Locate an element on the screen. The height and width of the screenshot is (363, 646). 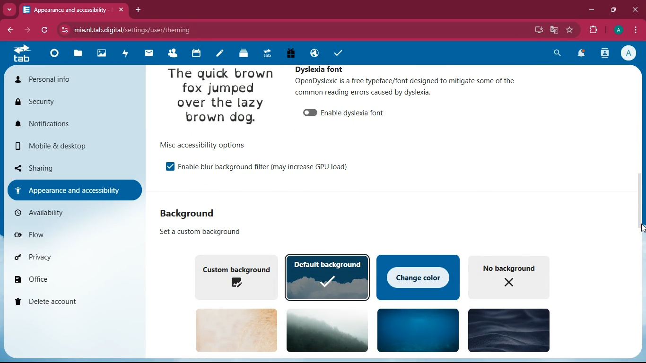
profile is located at coordinates (630, 53).